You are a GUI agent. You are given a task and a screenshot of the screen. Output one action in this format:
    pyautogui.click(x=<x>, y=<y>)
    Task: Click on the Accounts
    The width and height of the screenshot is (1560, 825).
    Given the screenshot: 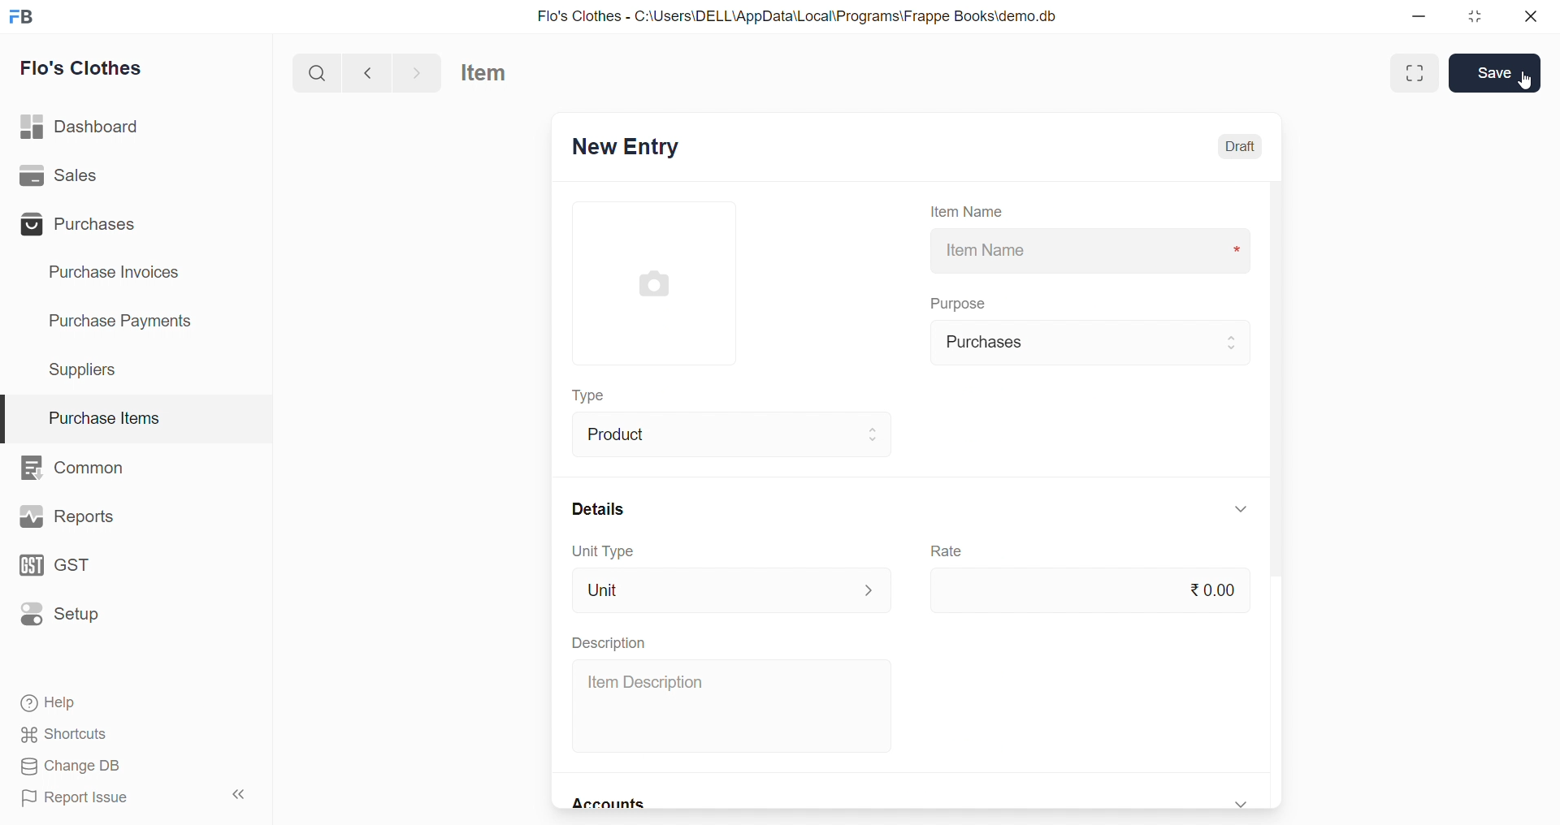 What is the action you would take?
    pyautogui.click(x=613, y=805)
    